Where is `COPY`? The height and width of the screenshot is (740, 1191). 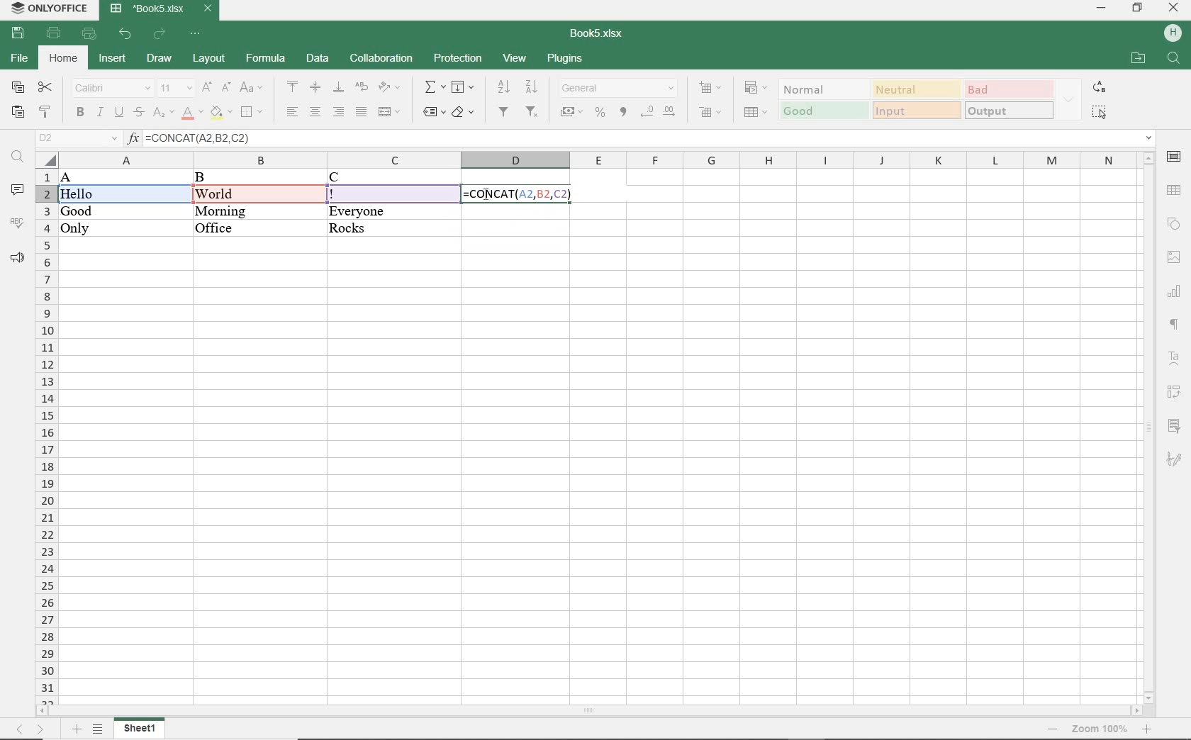
COPY is located at coordinates (18, 88).